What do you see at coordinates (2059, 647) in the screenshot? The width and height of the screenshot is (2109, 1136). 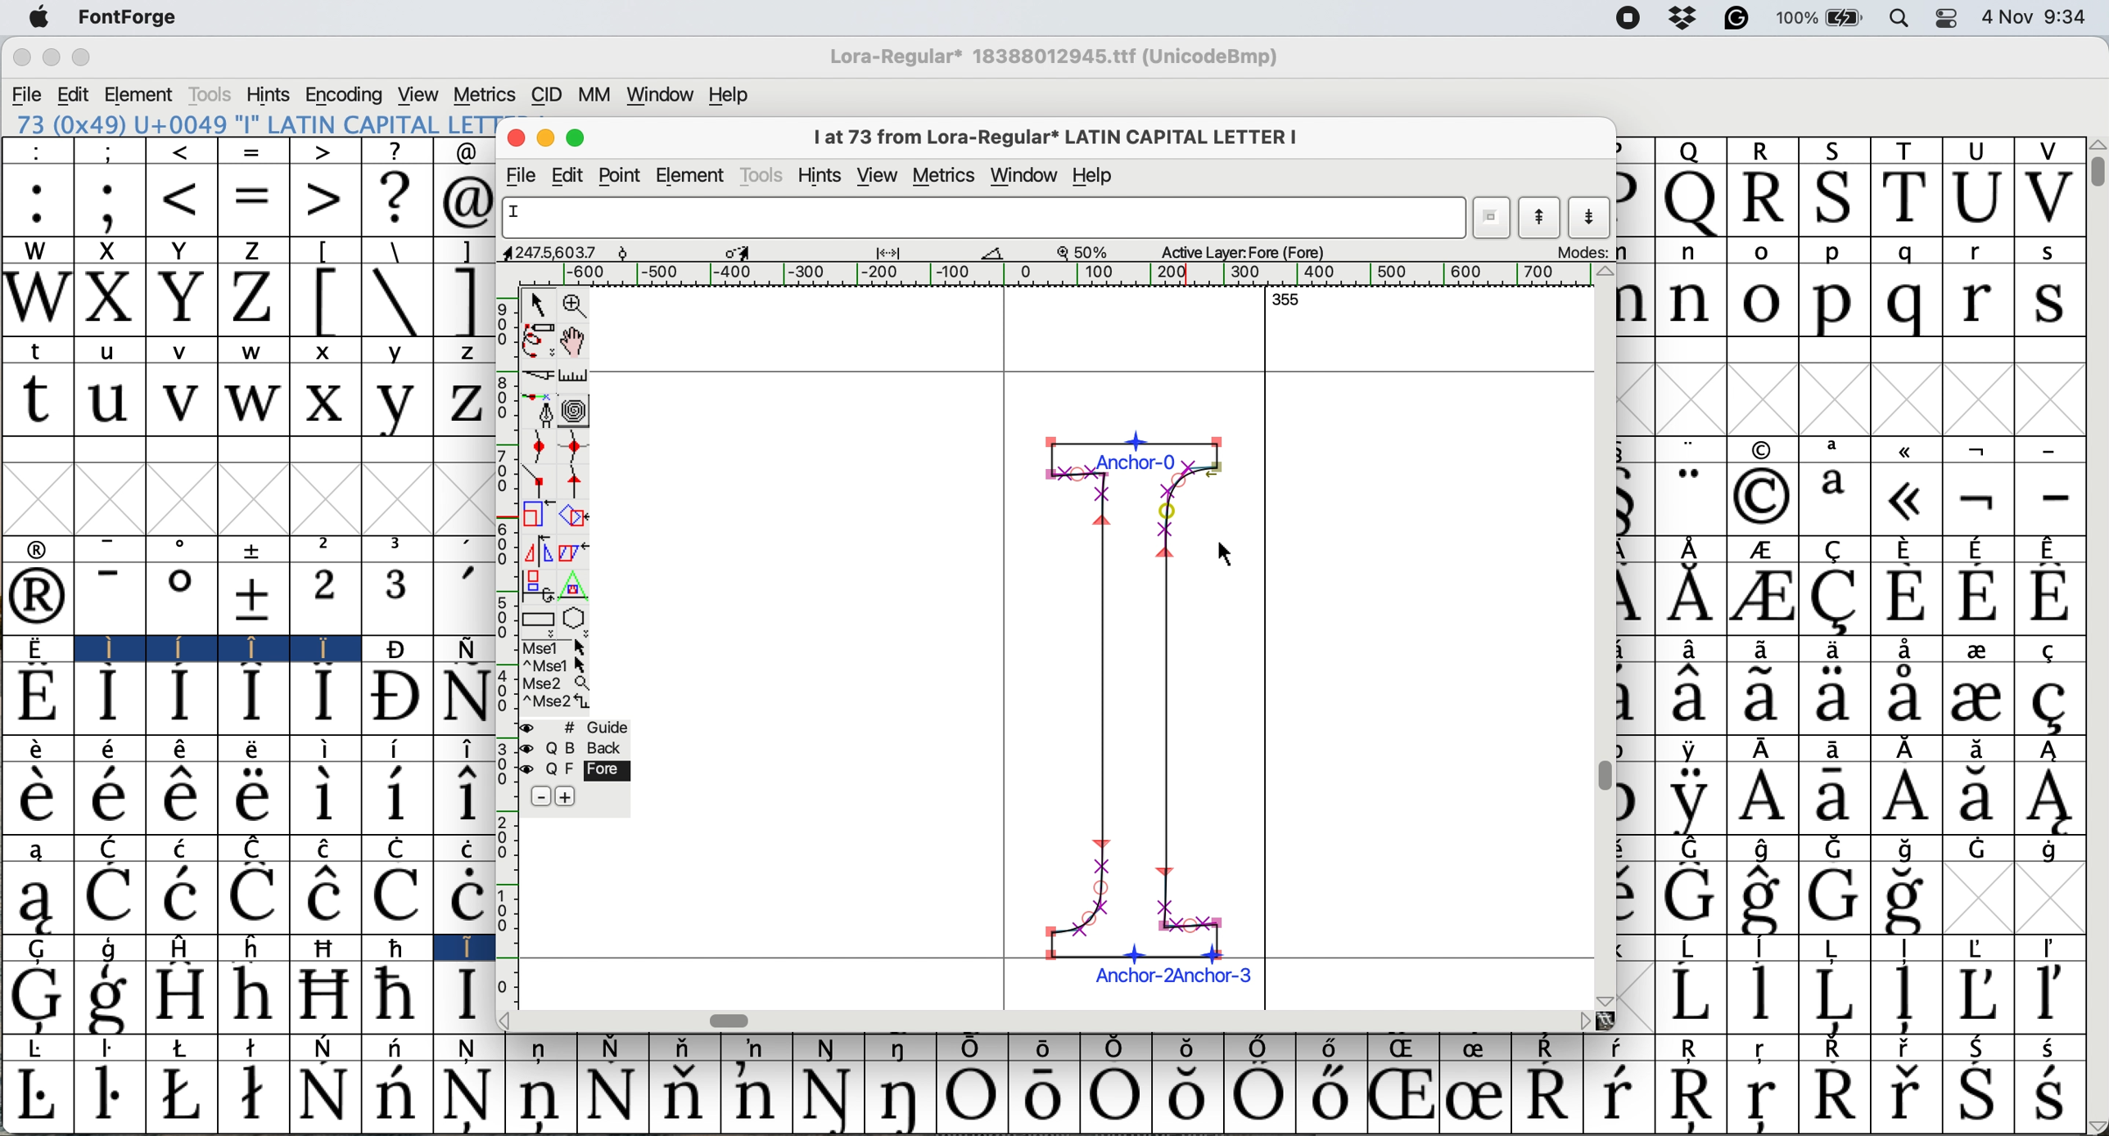 I see `Symbol` at bounding box center [2059, 647].